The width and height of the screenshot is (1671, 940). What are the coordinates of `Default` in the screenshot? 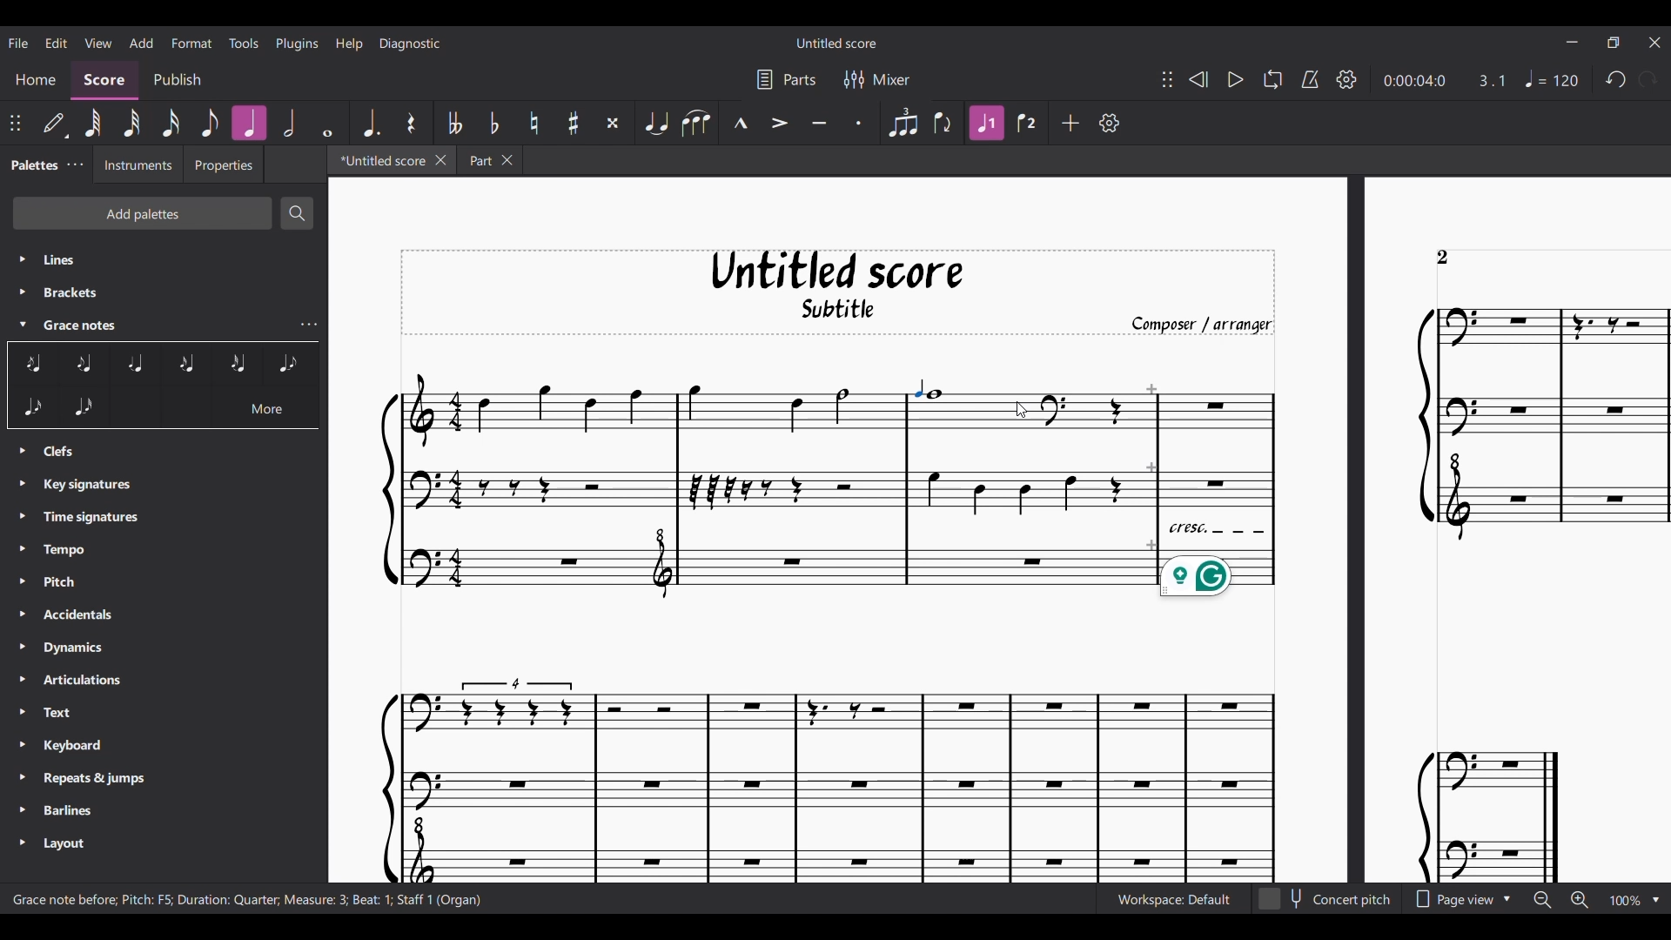 It's located at (56, 124).